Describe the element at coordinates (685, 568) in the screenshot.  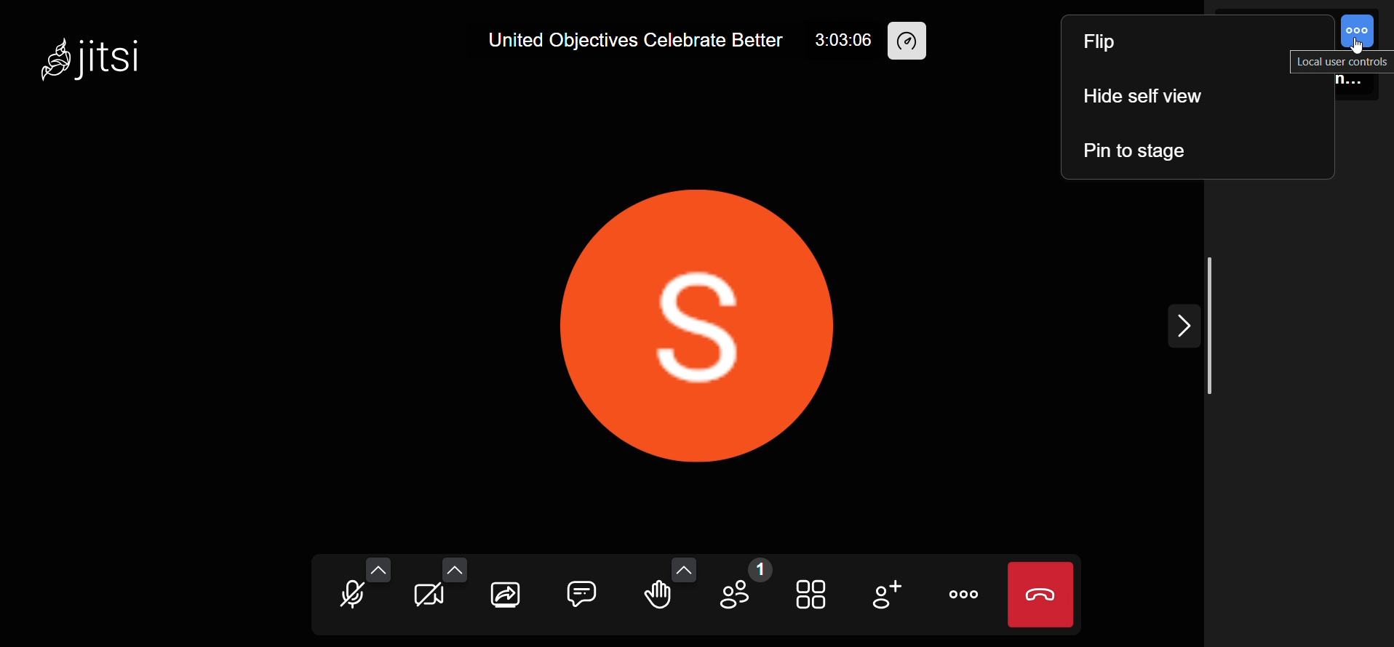
I see `more emoji` at that location.